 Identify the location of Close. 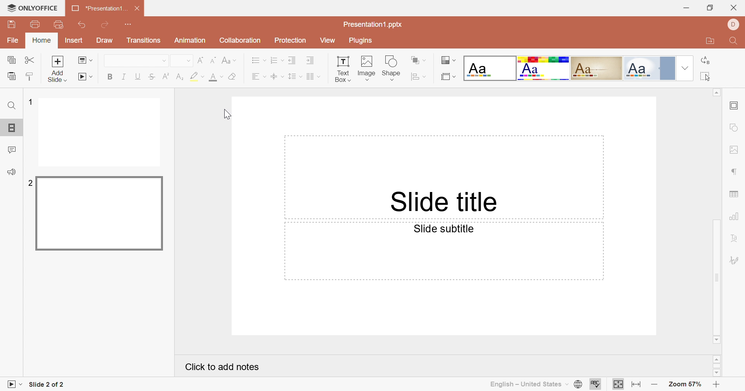
(734, 7).